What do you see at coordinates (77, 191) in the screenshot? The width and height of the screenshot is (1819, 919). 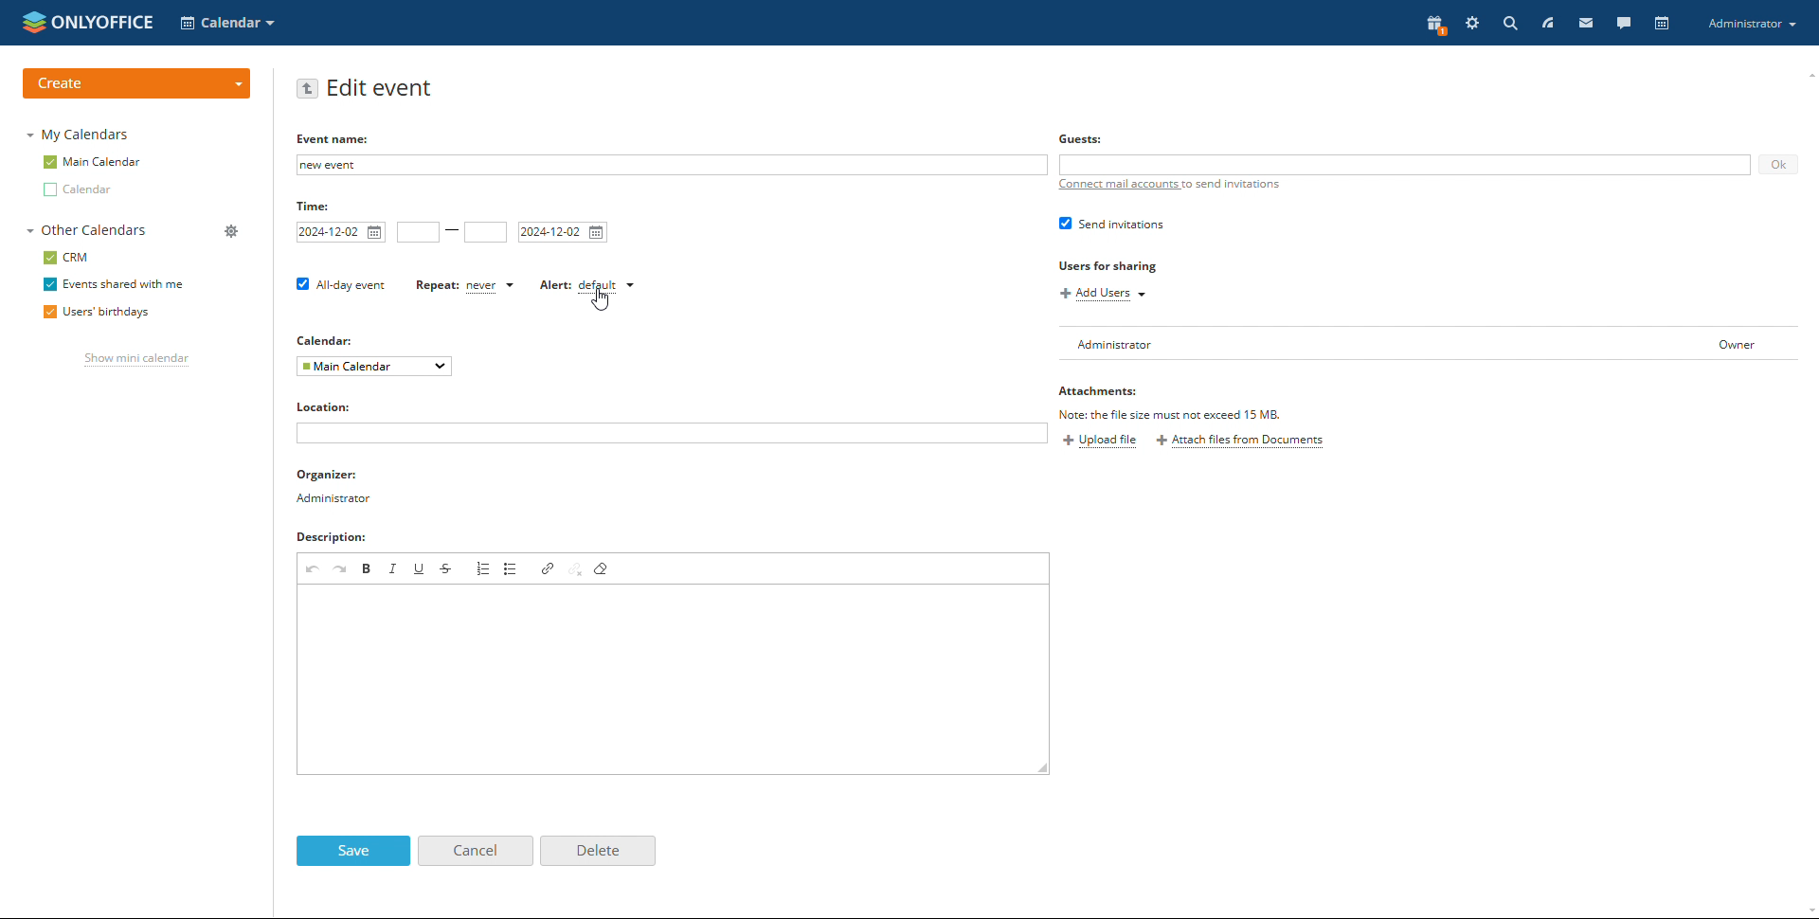 I see `other calendar` at bounding box center [77, 191].